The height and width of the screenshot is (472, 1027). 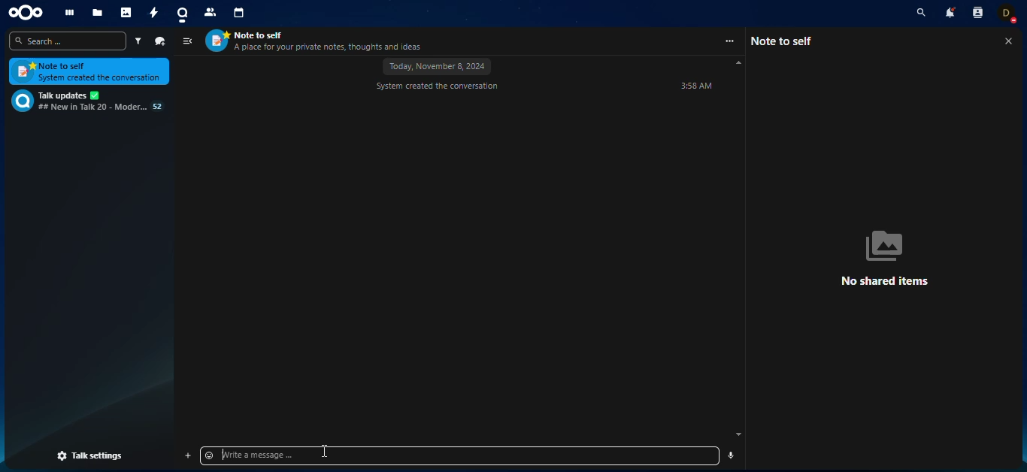 I want to click on files, so click(x=97, y=13).